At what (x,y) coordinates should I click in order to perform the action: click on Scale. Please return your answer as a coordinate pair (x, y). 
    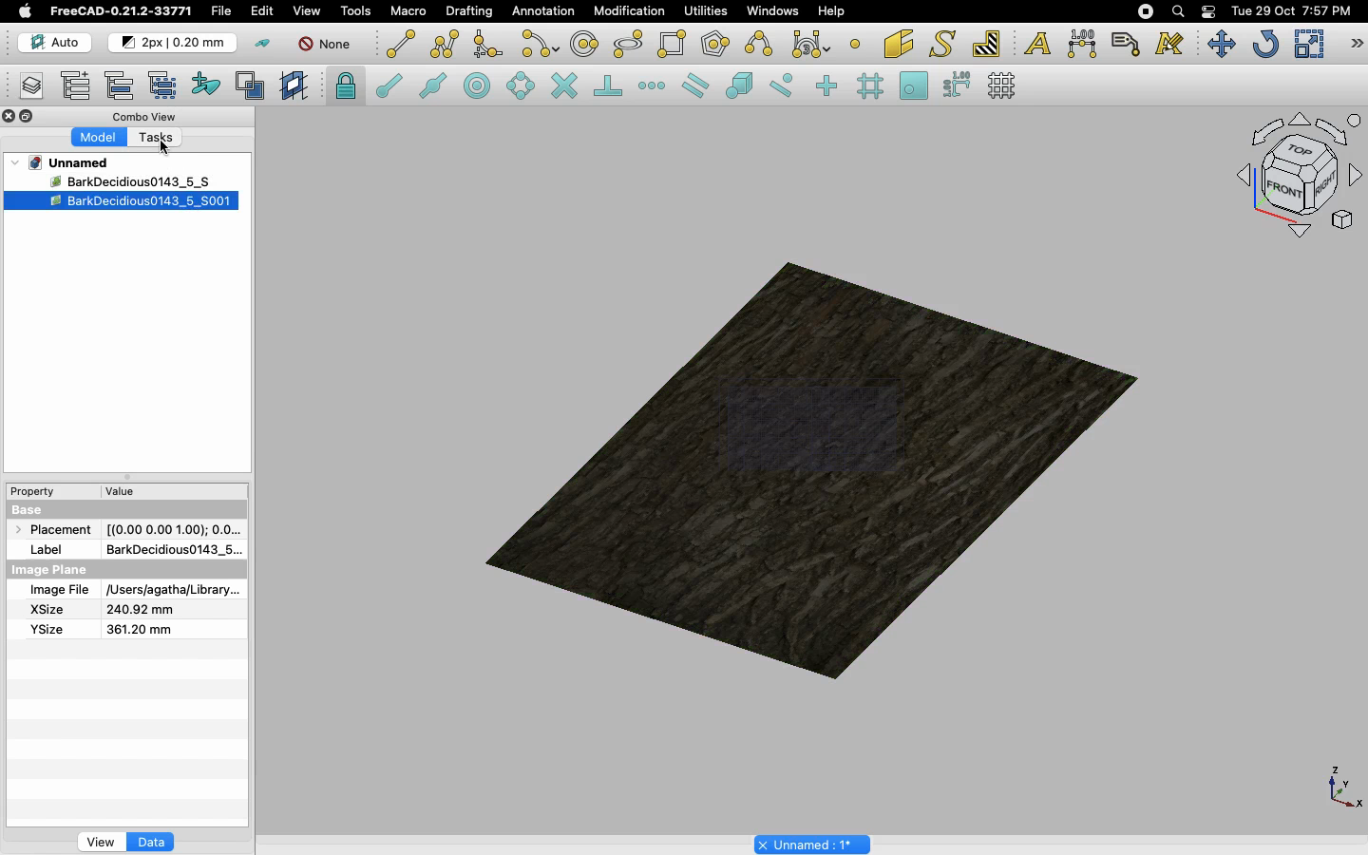
    Looking at the image, I should click on (1308, 44).